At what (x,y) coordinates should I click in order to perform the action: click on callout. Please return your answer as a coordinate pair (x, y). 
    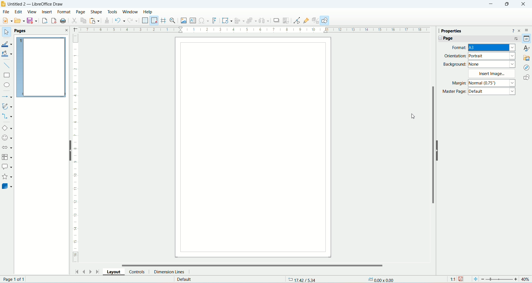
    Looking at the image, I should click on (7, 166).